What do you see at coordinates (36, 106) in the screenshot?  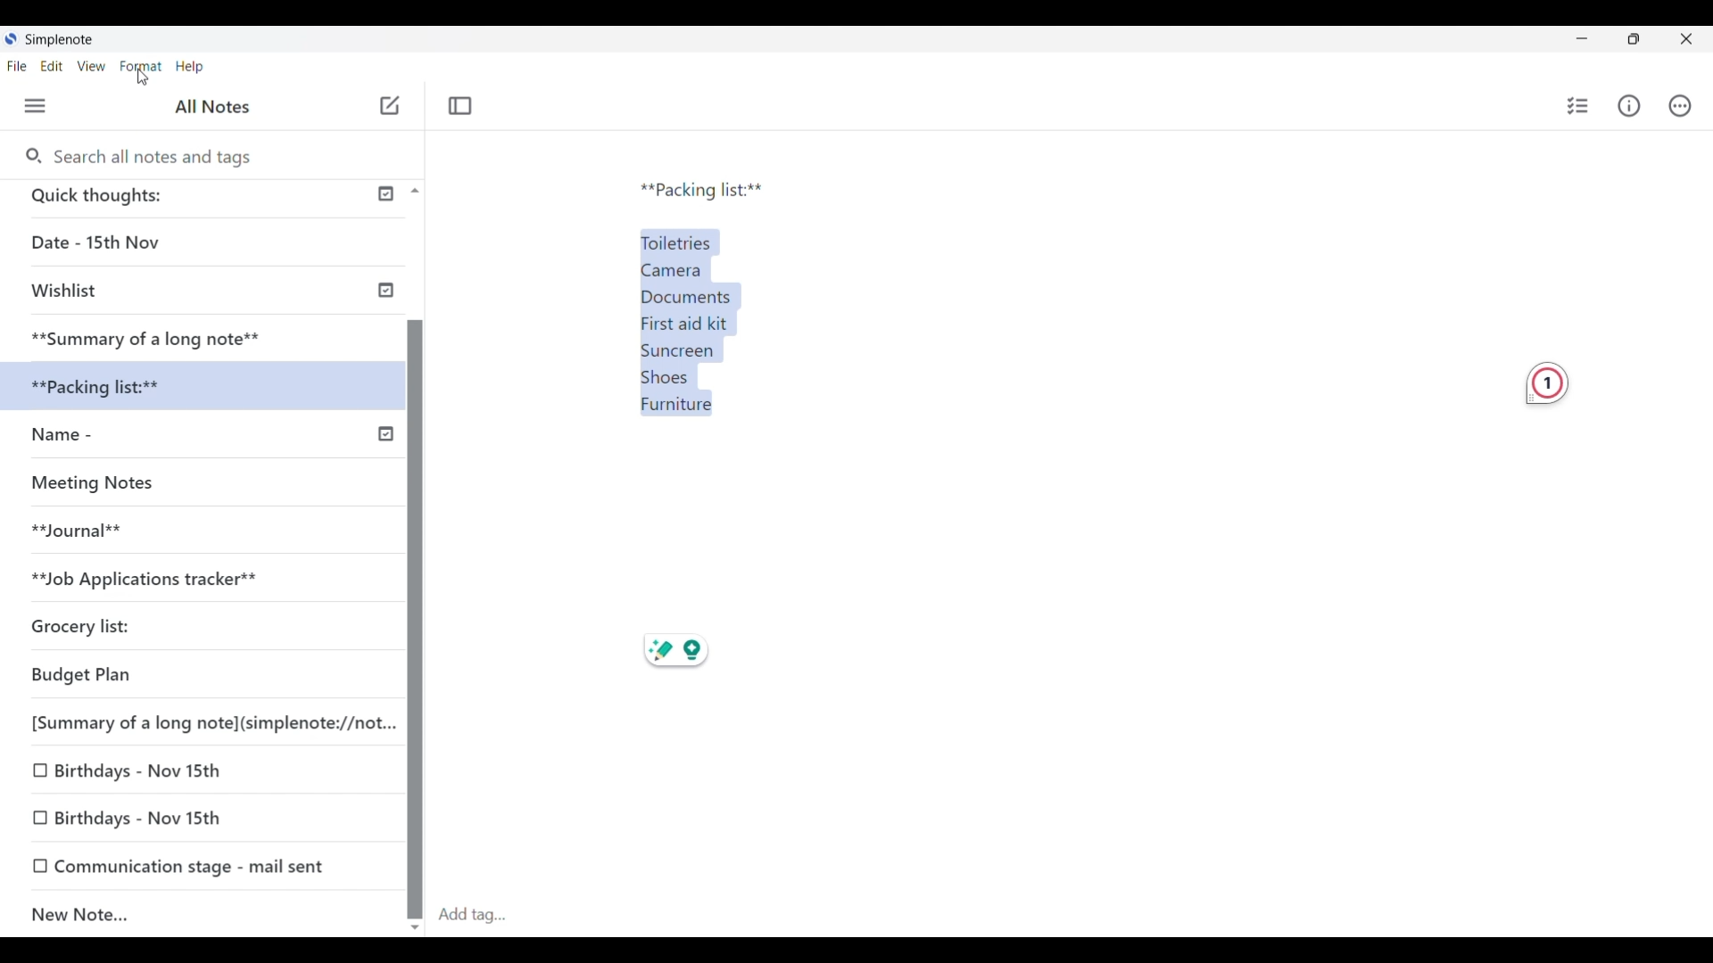 I see `Menu` at bounding box center [36, 106].